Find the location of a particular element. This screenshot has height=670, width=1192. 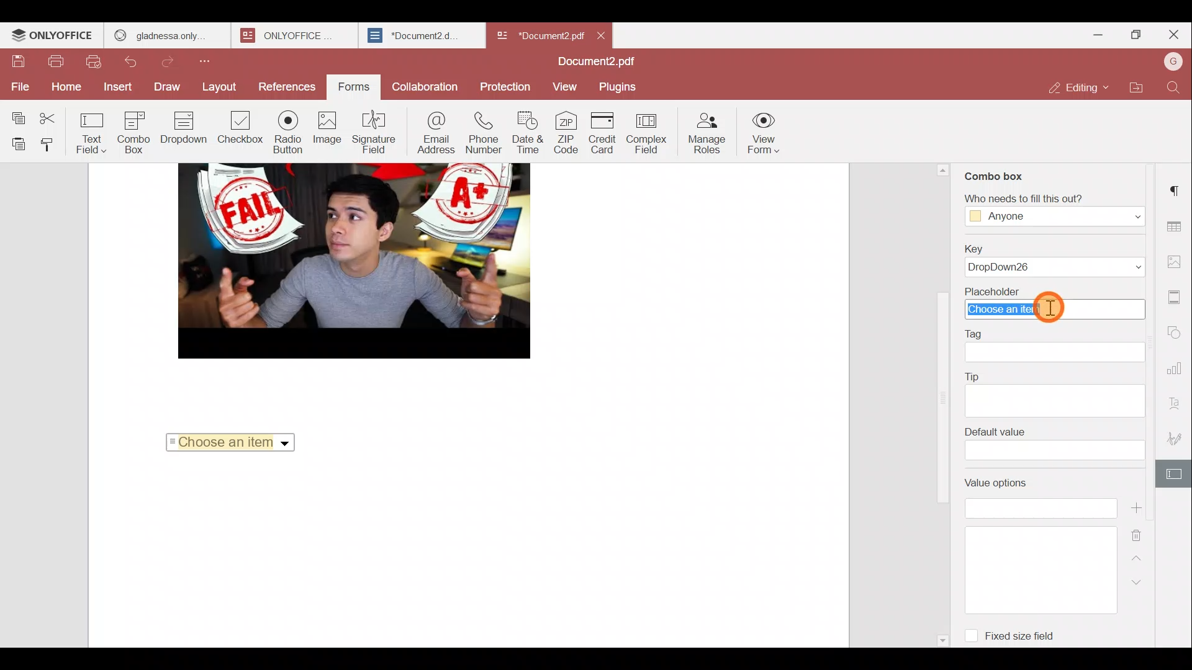

Table settings is located at coordinates (1178, 226).